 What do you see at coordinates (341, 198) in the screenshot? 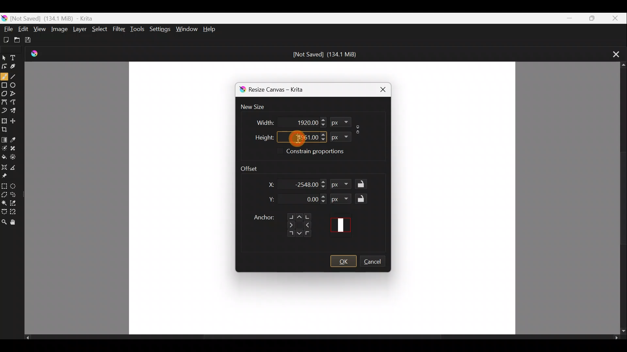
I see `Format` at bounding box center [341, 198].